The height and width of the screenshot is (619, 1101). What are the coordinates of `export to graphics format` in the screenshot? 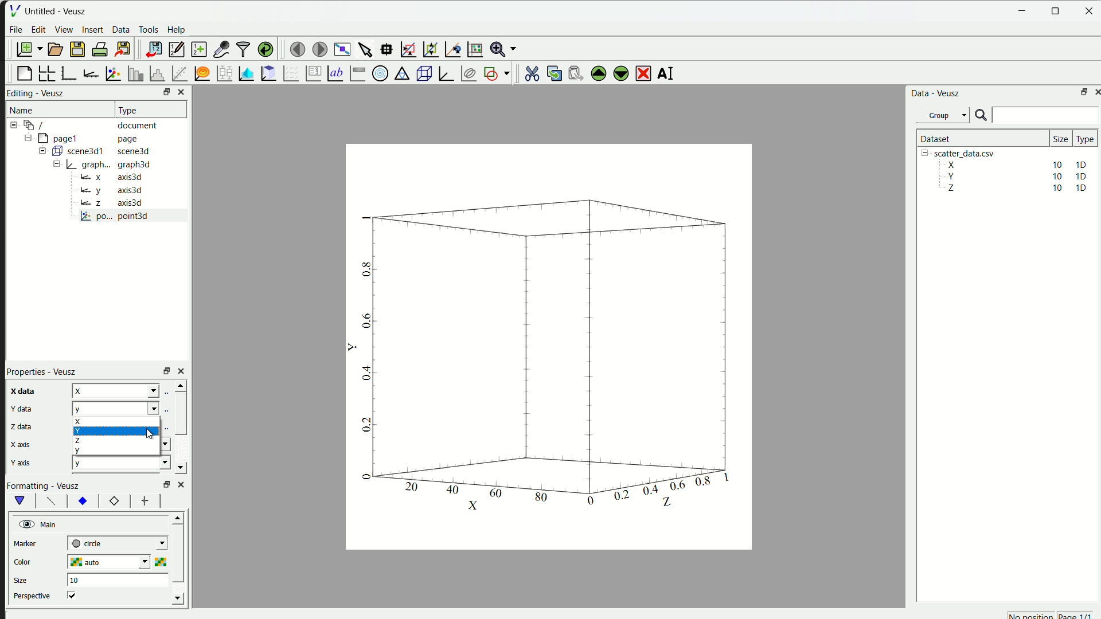 It's located at (122, 48).